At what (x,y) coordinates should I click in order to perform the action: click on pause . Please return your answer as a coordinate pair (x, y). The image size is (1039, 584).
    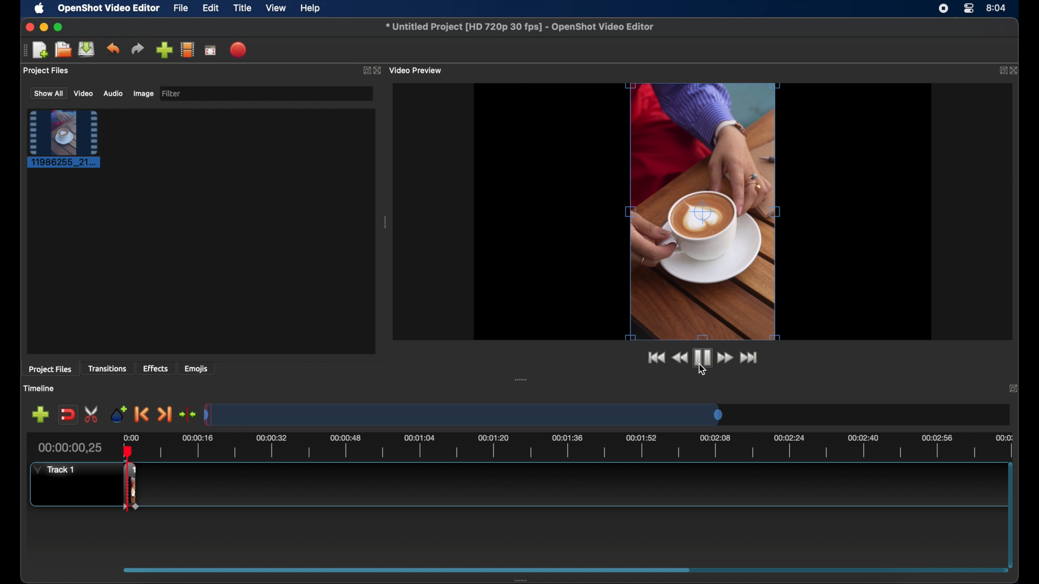
    Looking at the image, I should click on (703, 357).